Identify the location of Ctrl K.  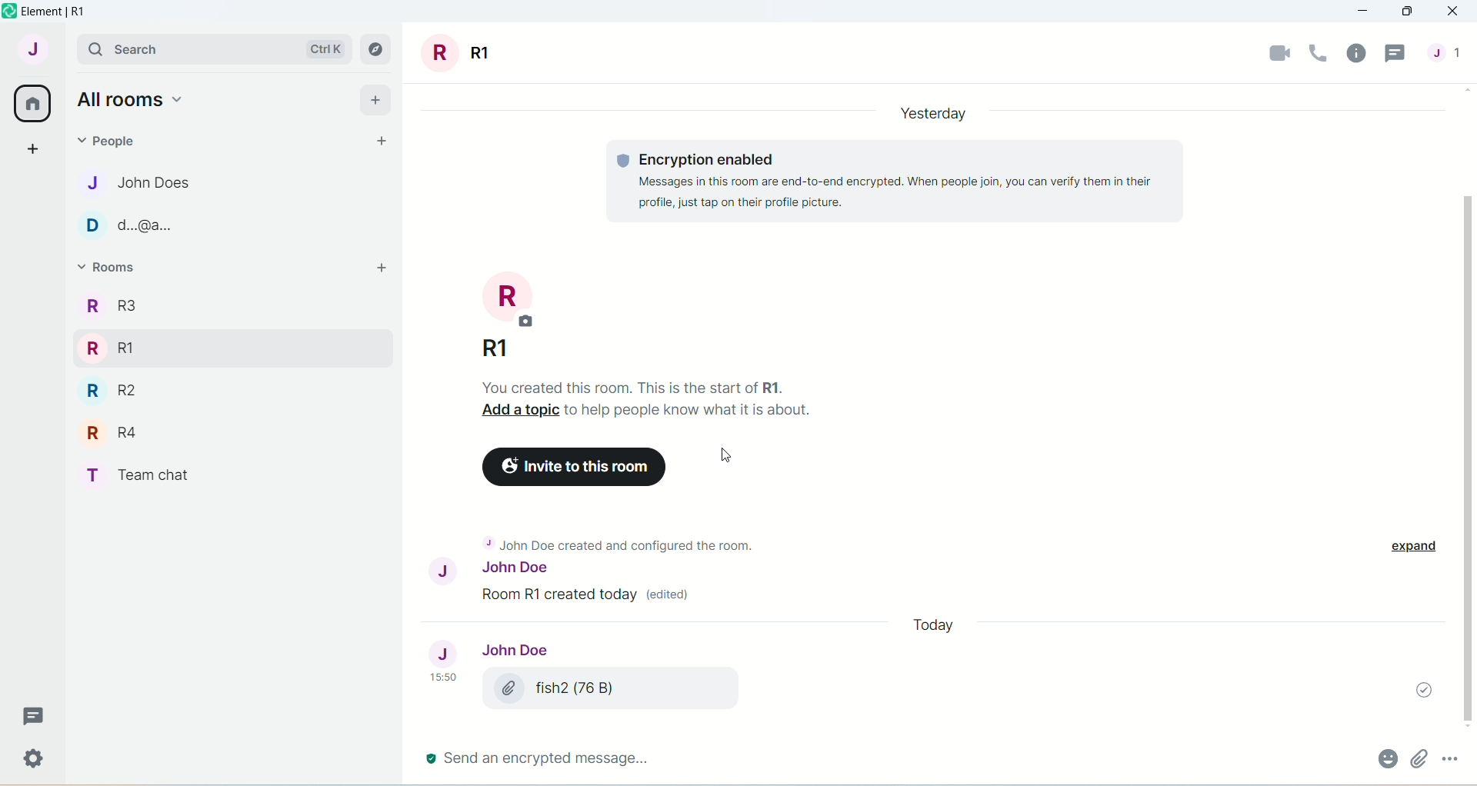
(318, 48).